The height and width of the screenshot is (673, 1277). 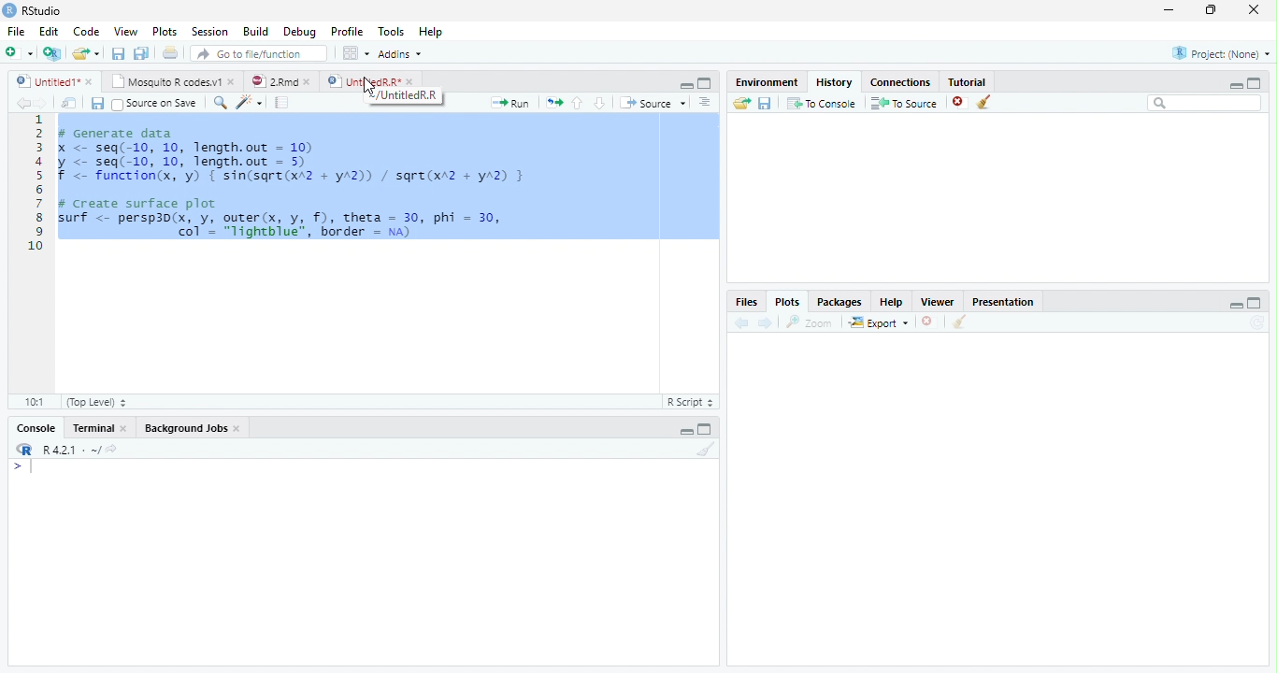 What do you see at coordinates (259, 52) in the screenshot?
I see `Go to file/function` at bounding box center [259, 52].